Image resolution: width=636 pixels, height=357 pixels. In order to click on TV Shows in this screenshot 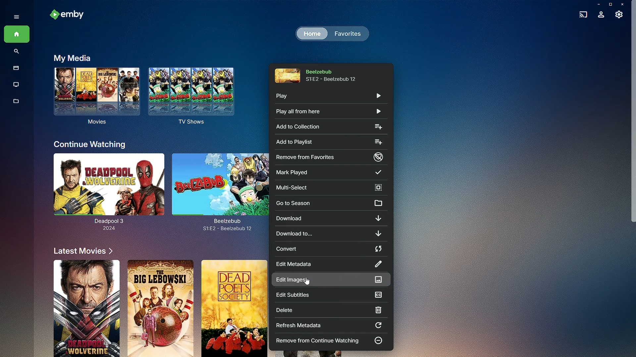, I will do `click(194, 96)`.